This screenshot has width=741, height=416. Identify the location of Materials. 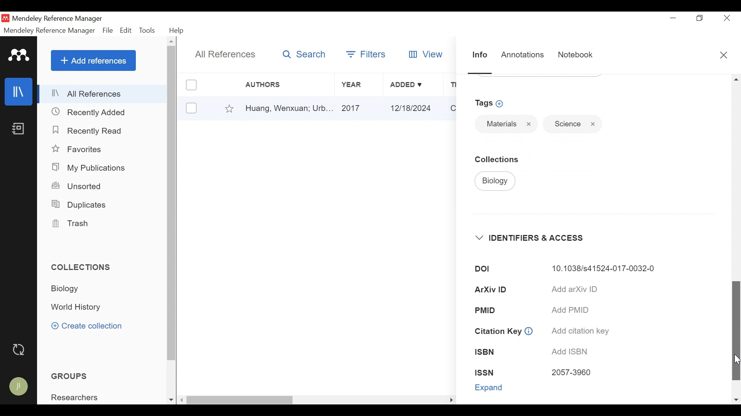
(500, 124).